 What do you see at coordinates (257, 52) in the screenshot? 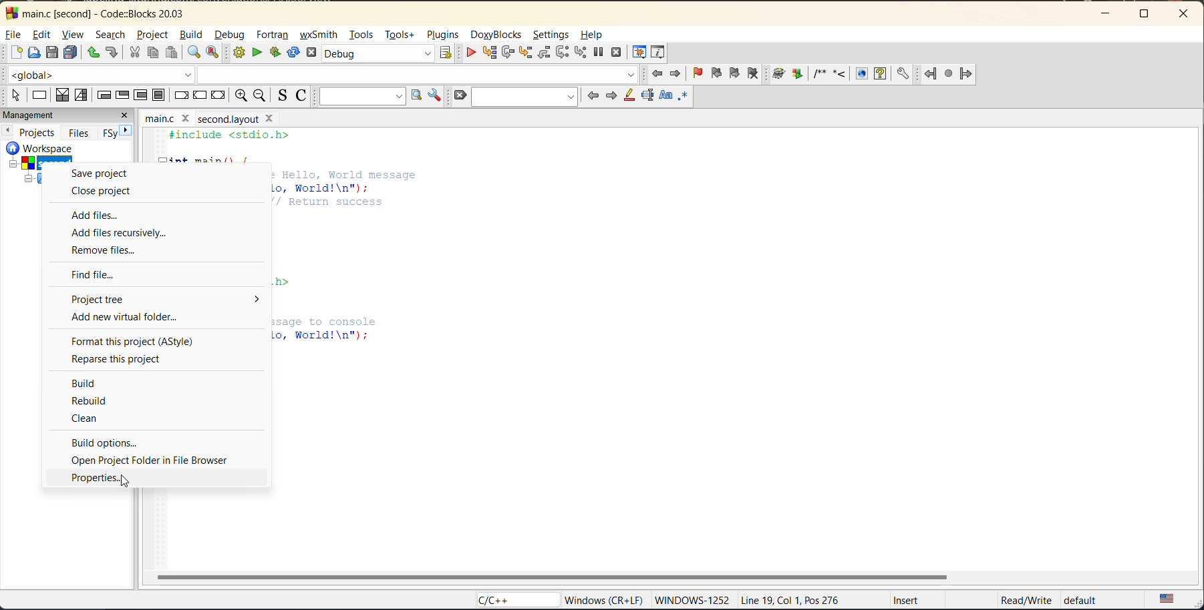
I see `run` at bounding box center [257, 52].